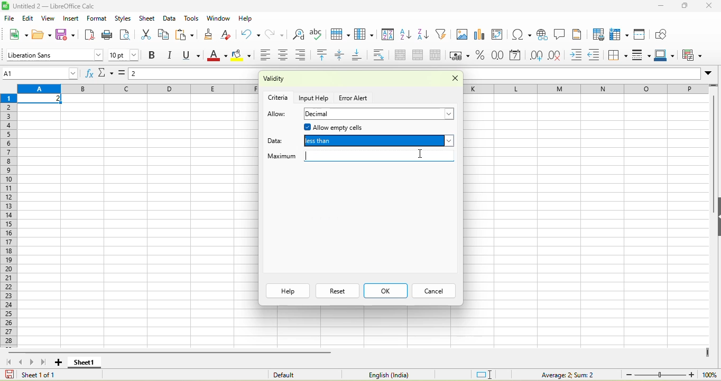 This screenshot has width=721, height=381. Describe the element at coordinates (124, 75) in the screenshot. I see `formula` at that location.